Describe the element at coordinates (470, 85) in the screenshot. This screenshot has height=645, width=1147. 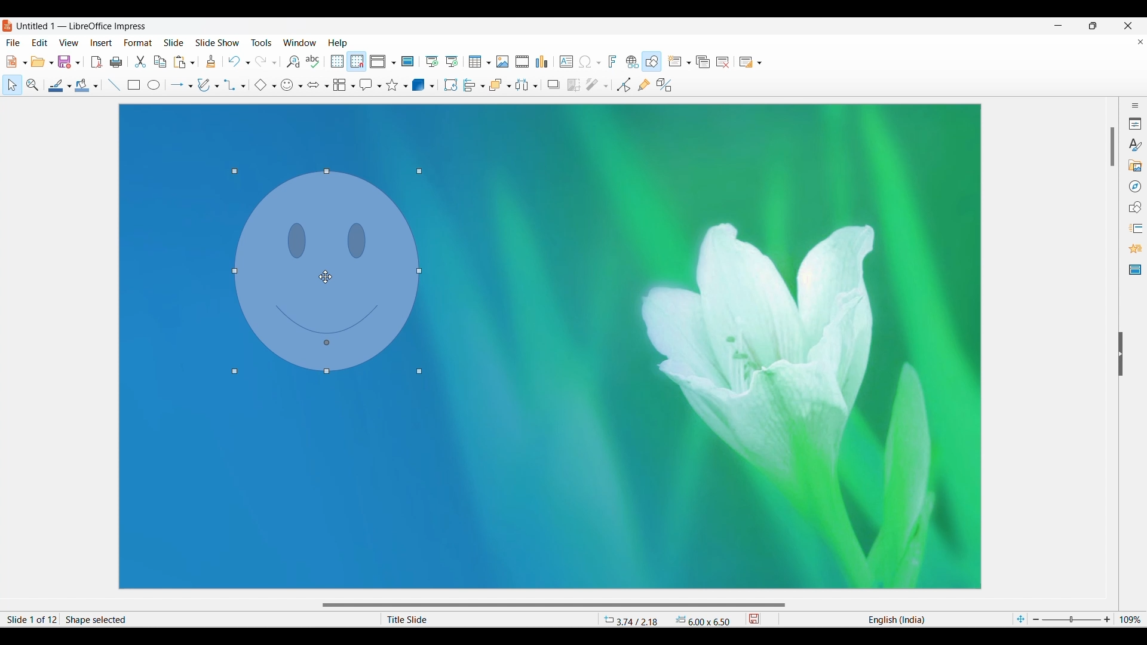
I see `Selected alignment` at that location.